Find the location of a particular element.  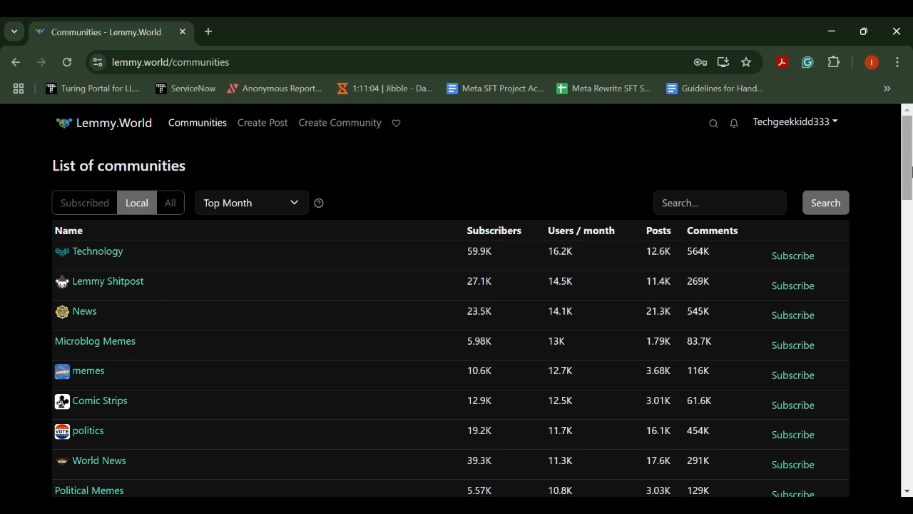

23.5K is located at coordinates (478, 312).